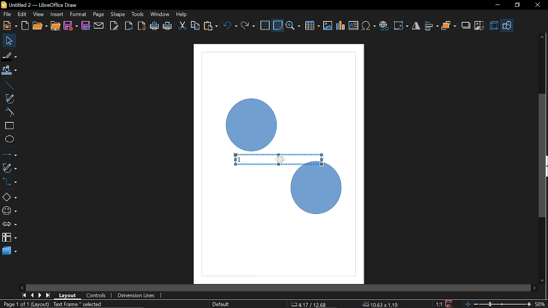 This screenshot has height=308, width=548. What do you see at coordinates (68, 295) in the screenshot?
I see `Layout` at bounding box center [68, 295].